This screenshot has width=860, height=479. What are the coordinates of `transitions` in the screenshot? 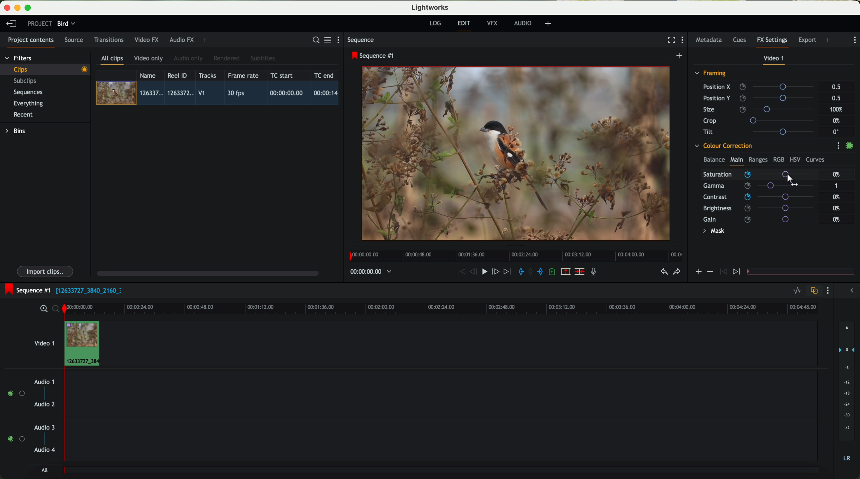 It's located at (109, 40).